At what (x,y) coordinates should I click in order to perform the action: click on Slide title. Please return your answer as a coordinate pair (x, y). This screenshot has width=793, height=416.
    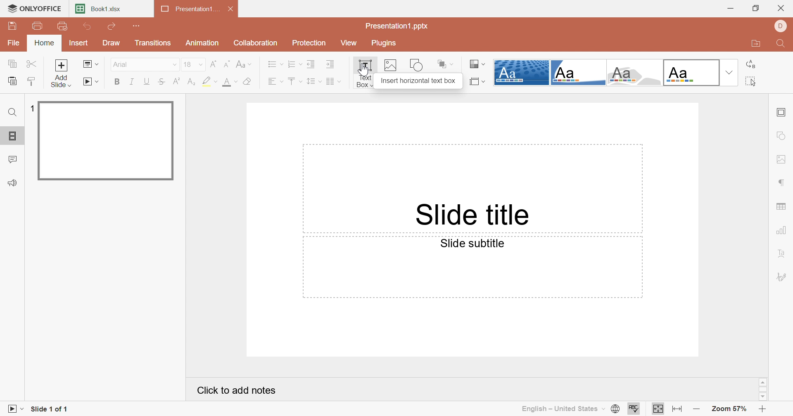
    Looking at the image, I should click on (476, 215).